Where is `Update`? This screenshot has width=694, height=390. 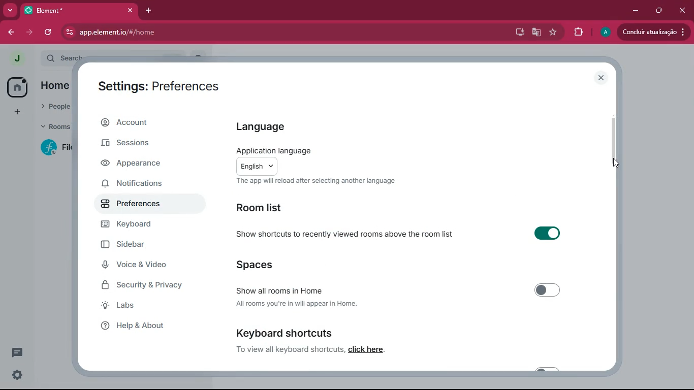
Update is located at coordinates (655, 32).